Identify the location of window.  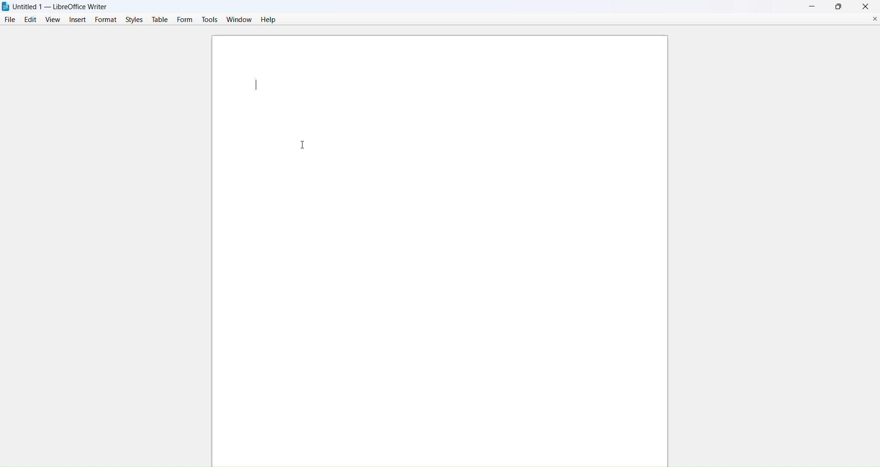
(240, 20).